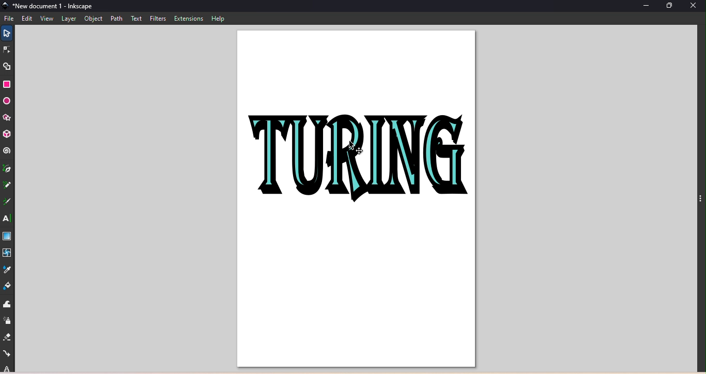  What do you see at coordinates (9, 269) in the screenshot?
I see `Dropper tool` at bounding box center [9, 269].